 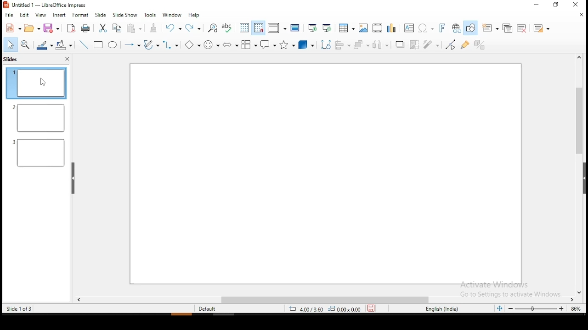 I want to click on toggle point edit mode, so click(x=452, y=44).